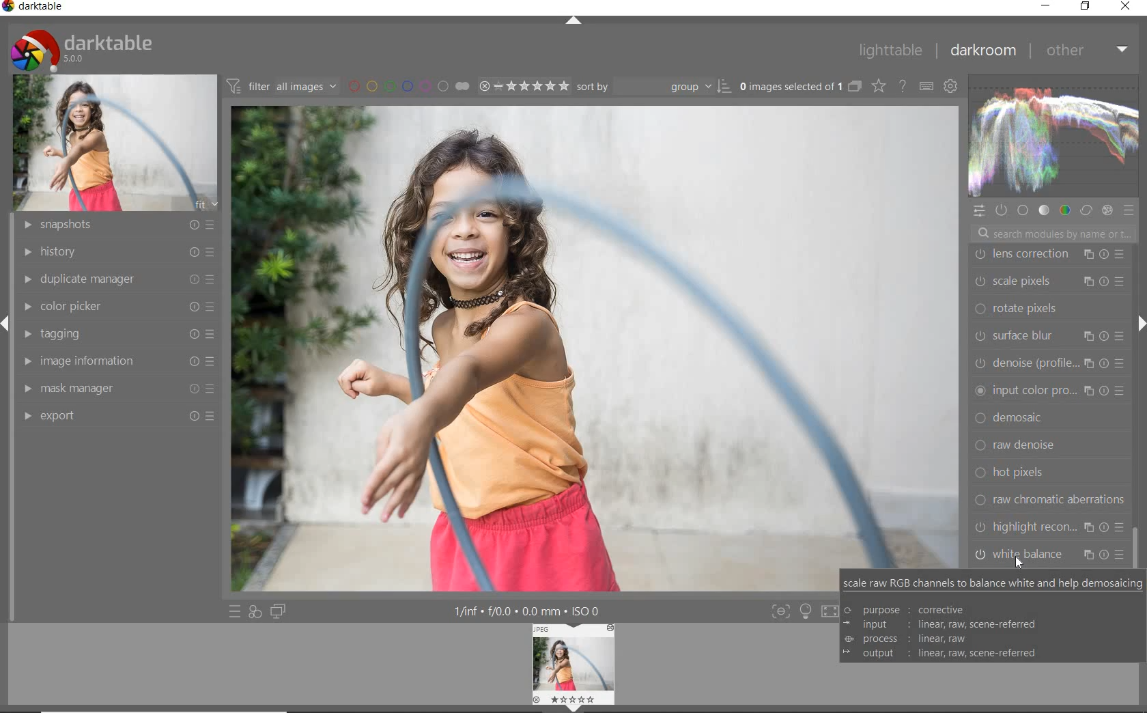 The height and width of the screenshot is (713, 1147). Describe the element at coordinates (1085, 6) in the screenshot. I see `restore` at that location.